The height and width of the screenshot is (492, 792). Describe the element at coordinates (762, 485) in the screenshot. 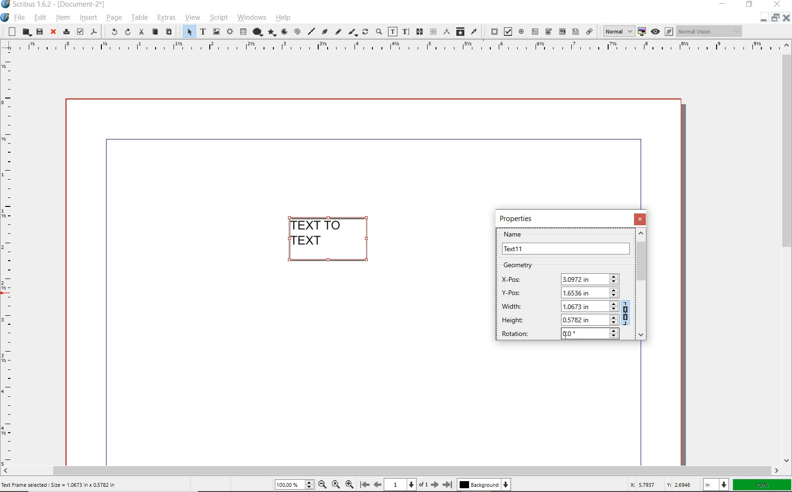

I see `zoom factor` at that location.